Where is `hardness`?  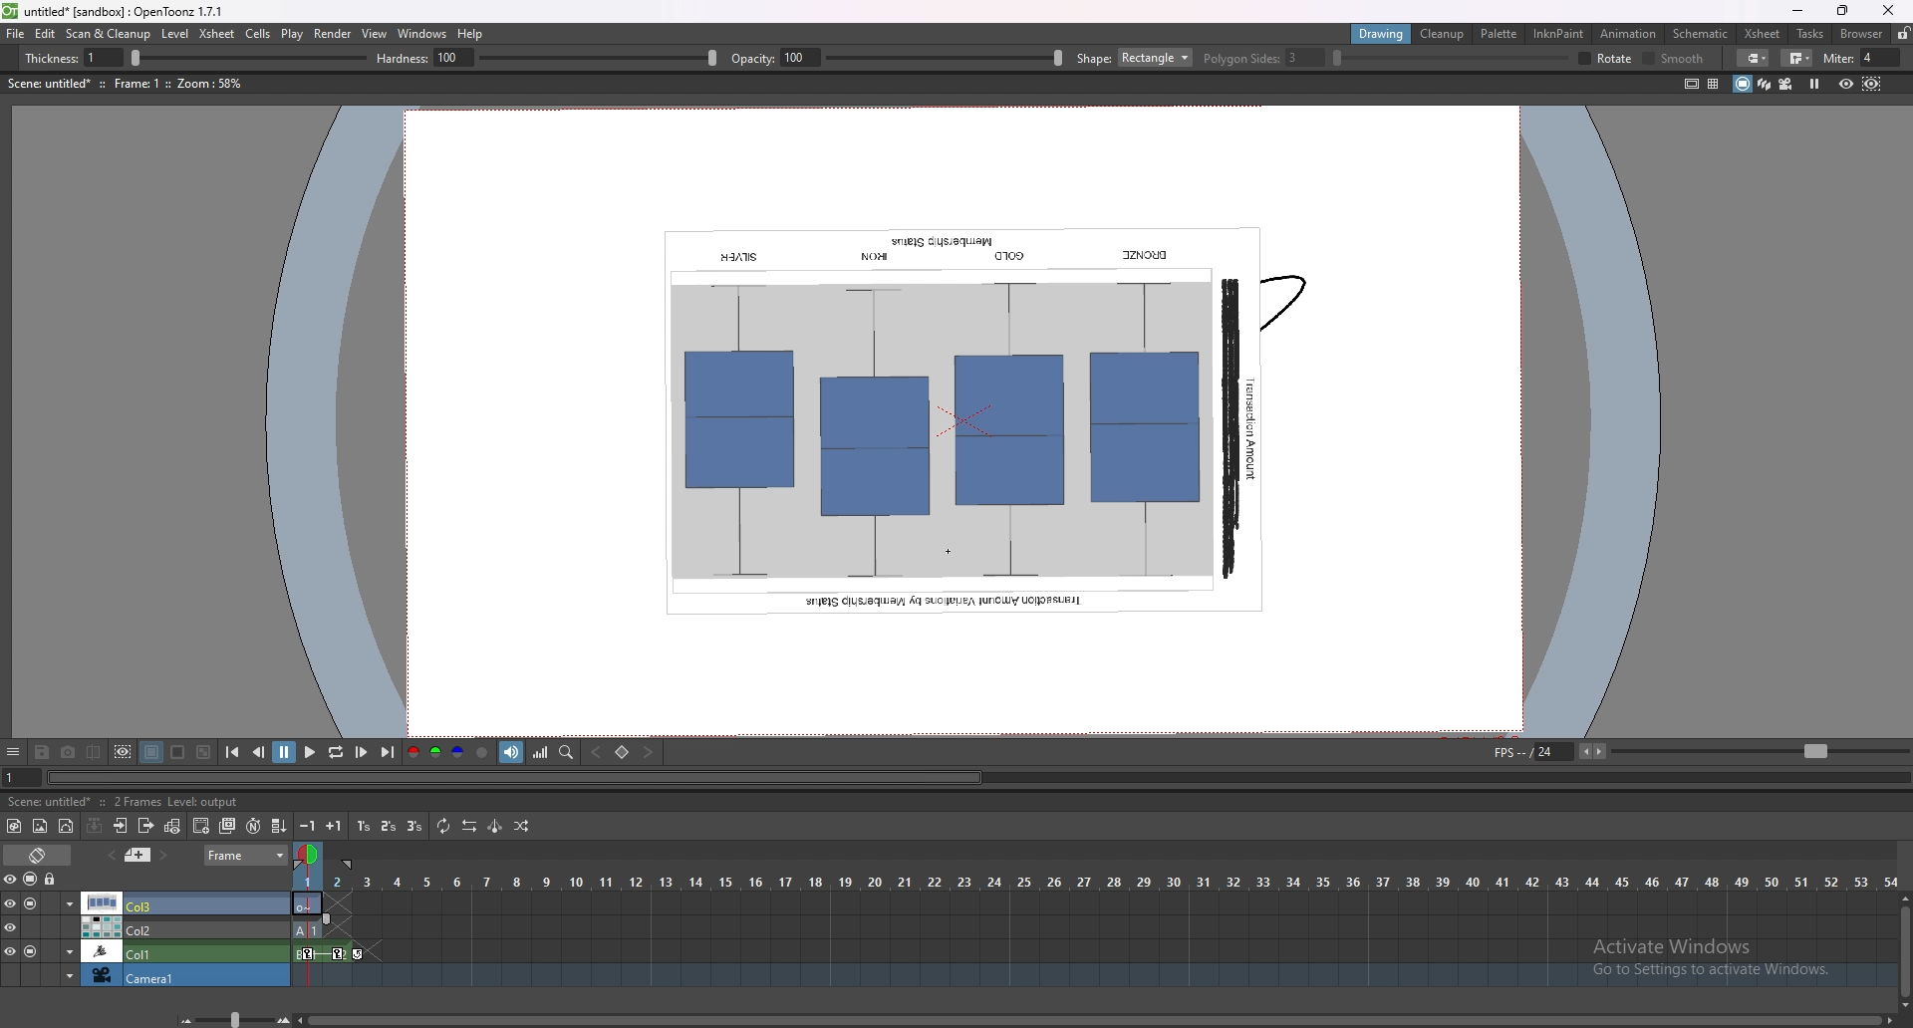 hardness is located at coordinates (567, 58).